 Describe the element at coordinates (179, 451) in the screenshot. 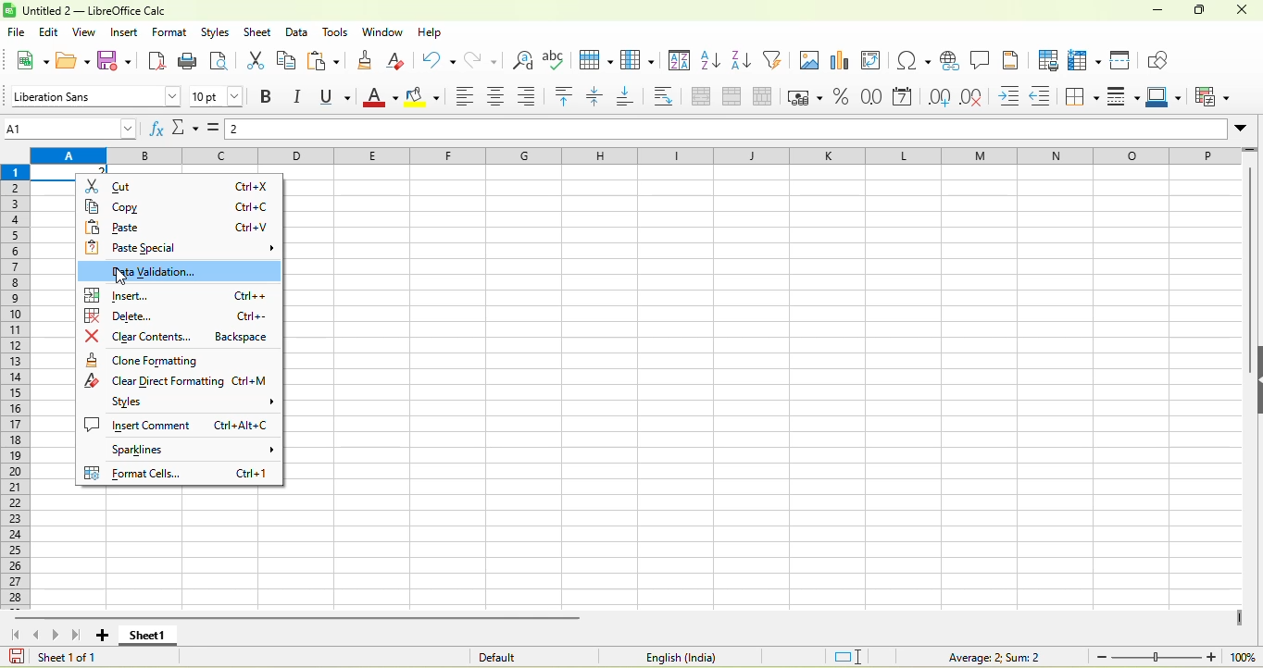

I see `spsrklines` at that location.